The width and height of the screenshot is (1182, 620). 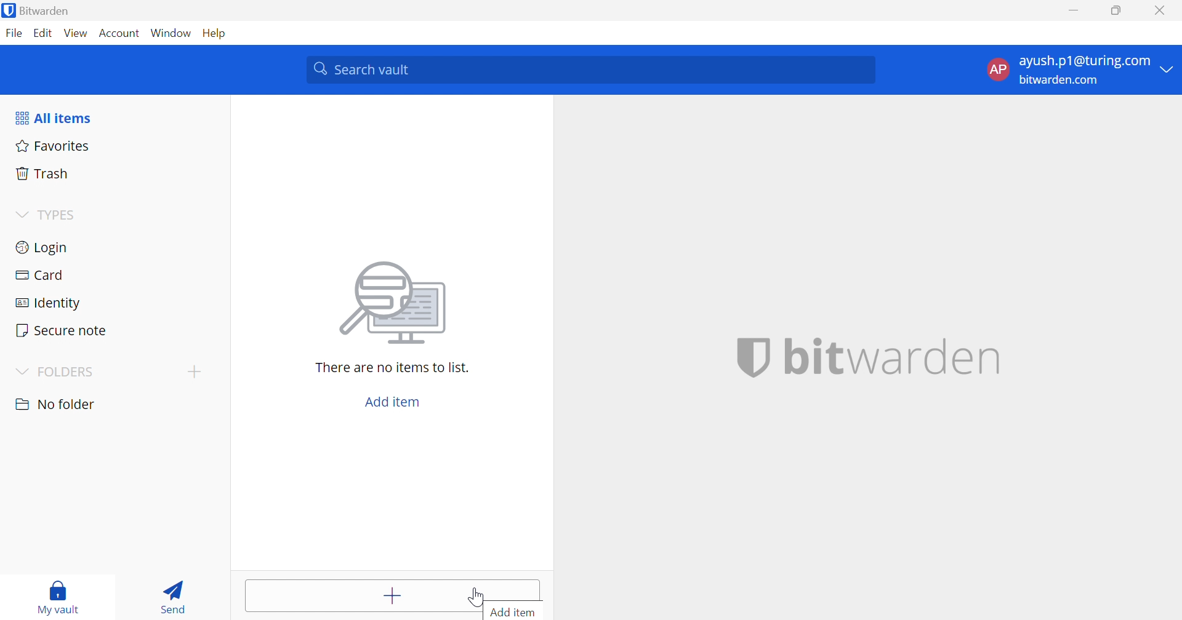 I want to click on Secure note, so click(x=62, y=329).